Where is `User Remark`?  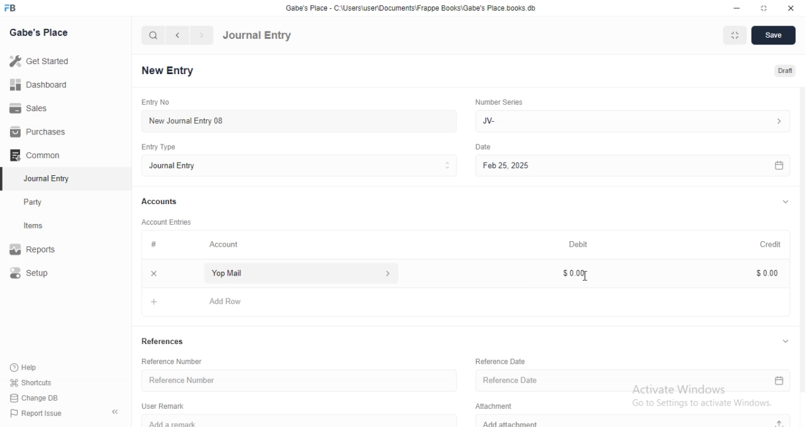 User Remark is located at coordinates (163, 406).